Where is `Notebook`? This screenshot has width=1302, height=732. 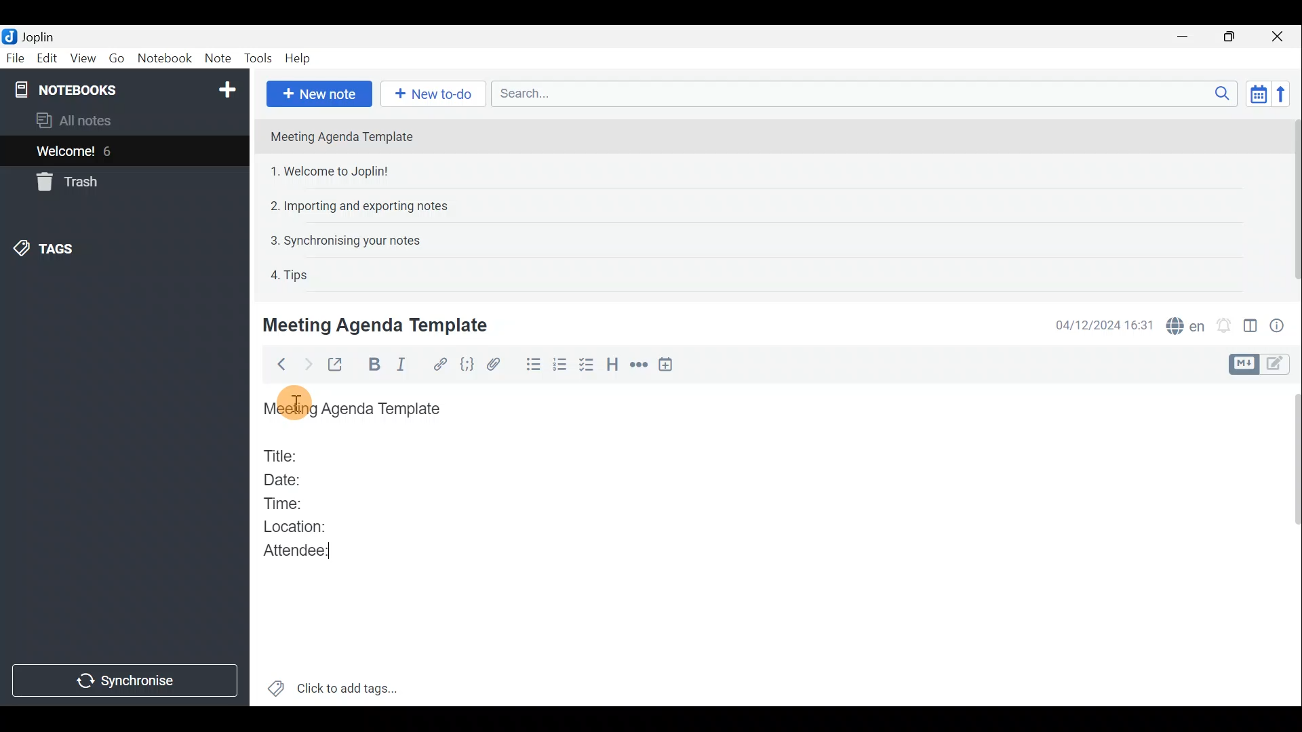 Notebook is located at coordinates (163, 58).